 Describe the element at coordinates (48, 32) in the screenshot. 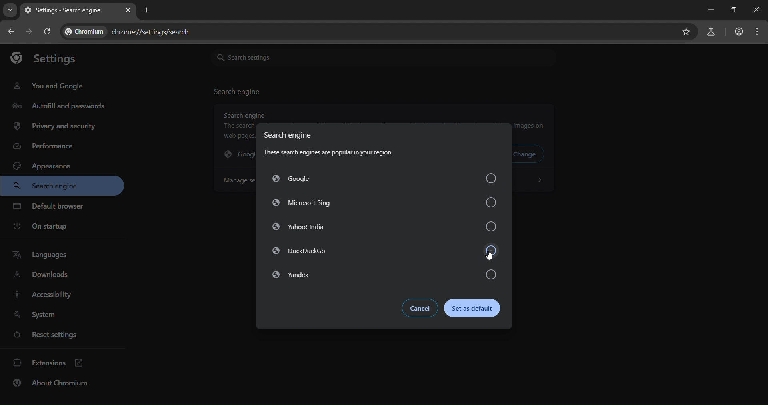

I see `reload page` at that location.